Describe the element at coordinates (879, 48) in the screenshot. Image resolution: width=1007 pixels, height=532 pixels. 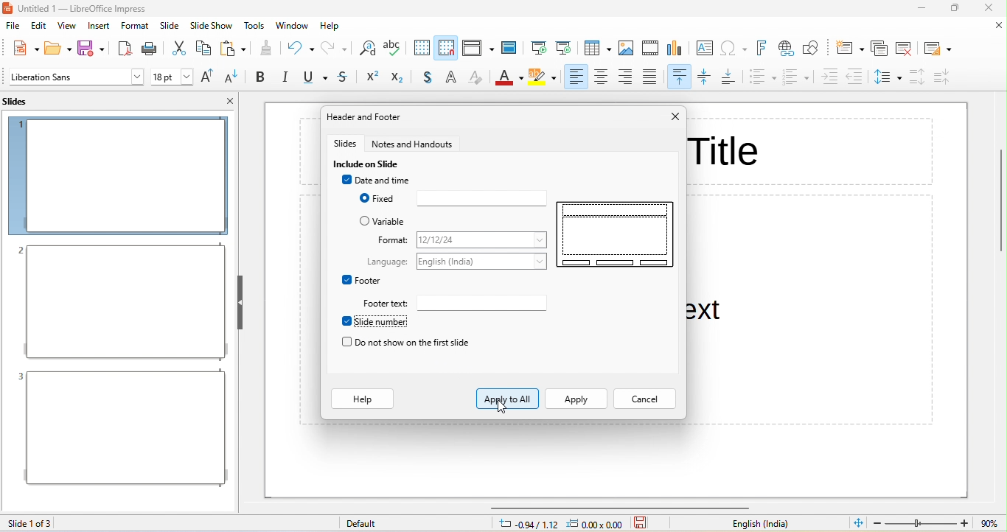
I see `duplicate slide` at that location.